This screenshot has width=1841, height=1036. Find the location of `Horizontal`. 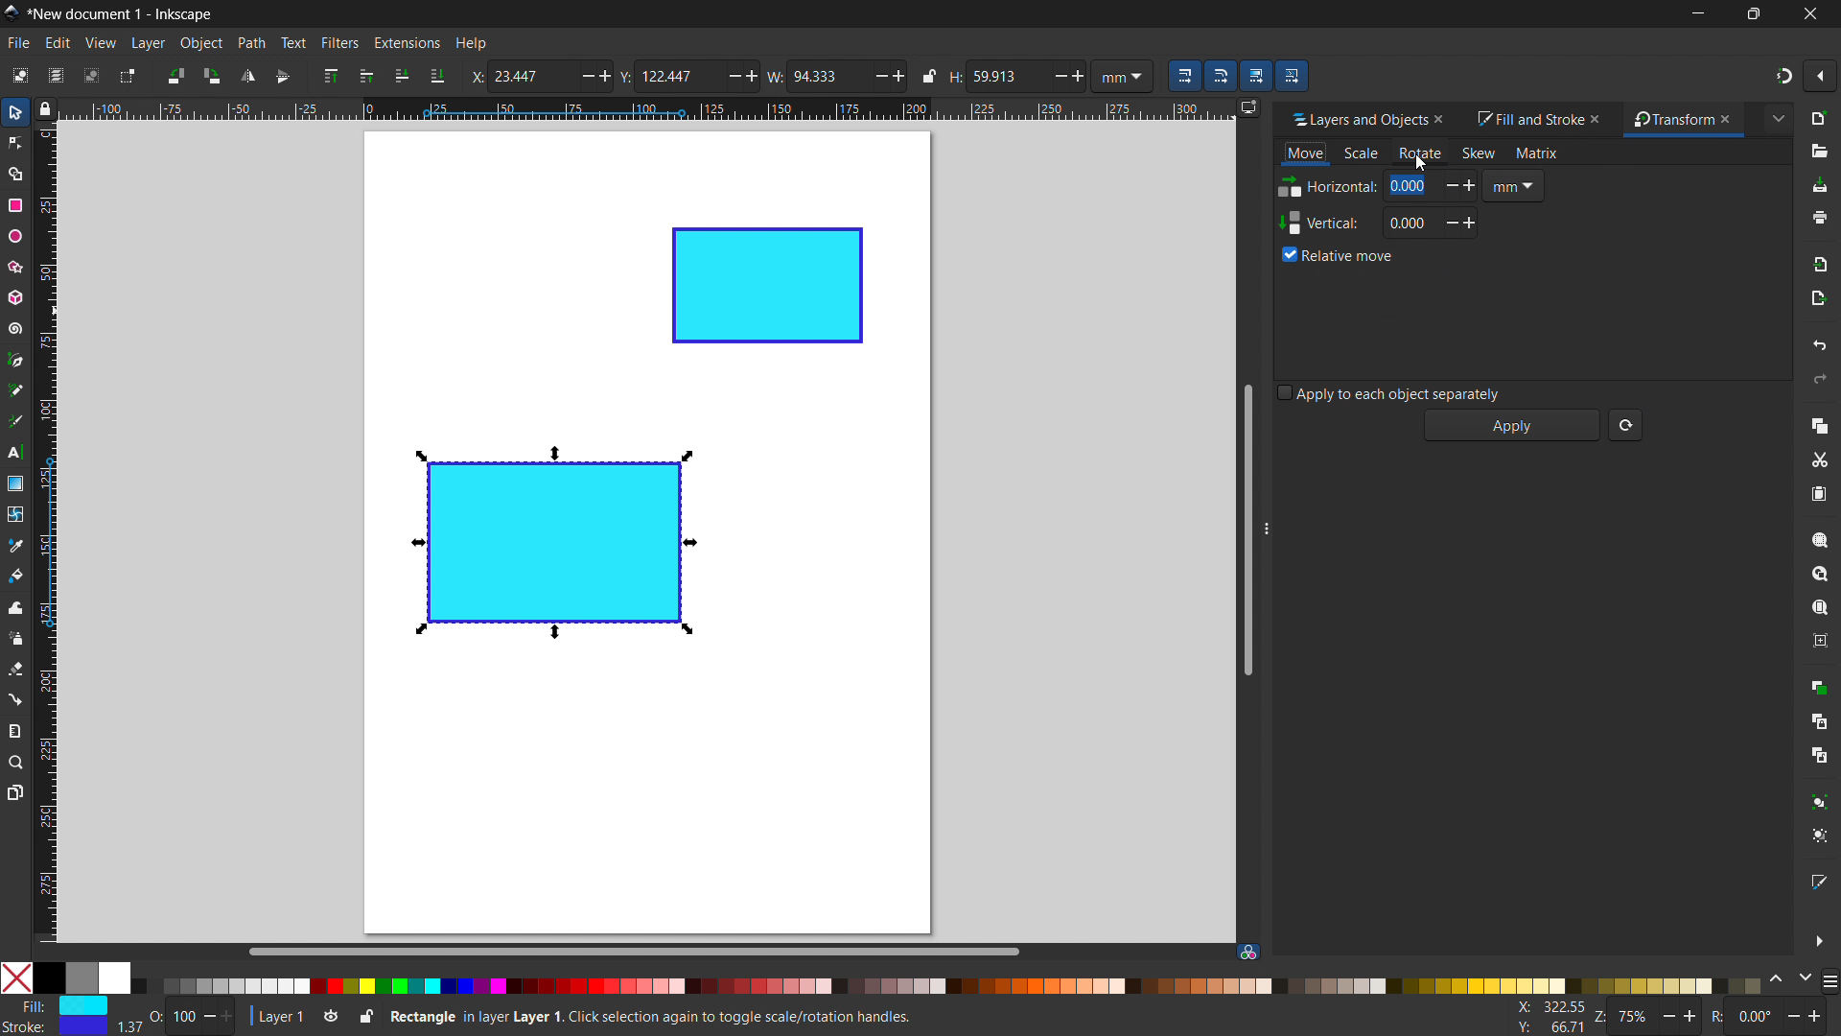

Horizontal is located at coordinates (1328, 186).